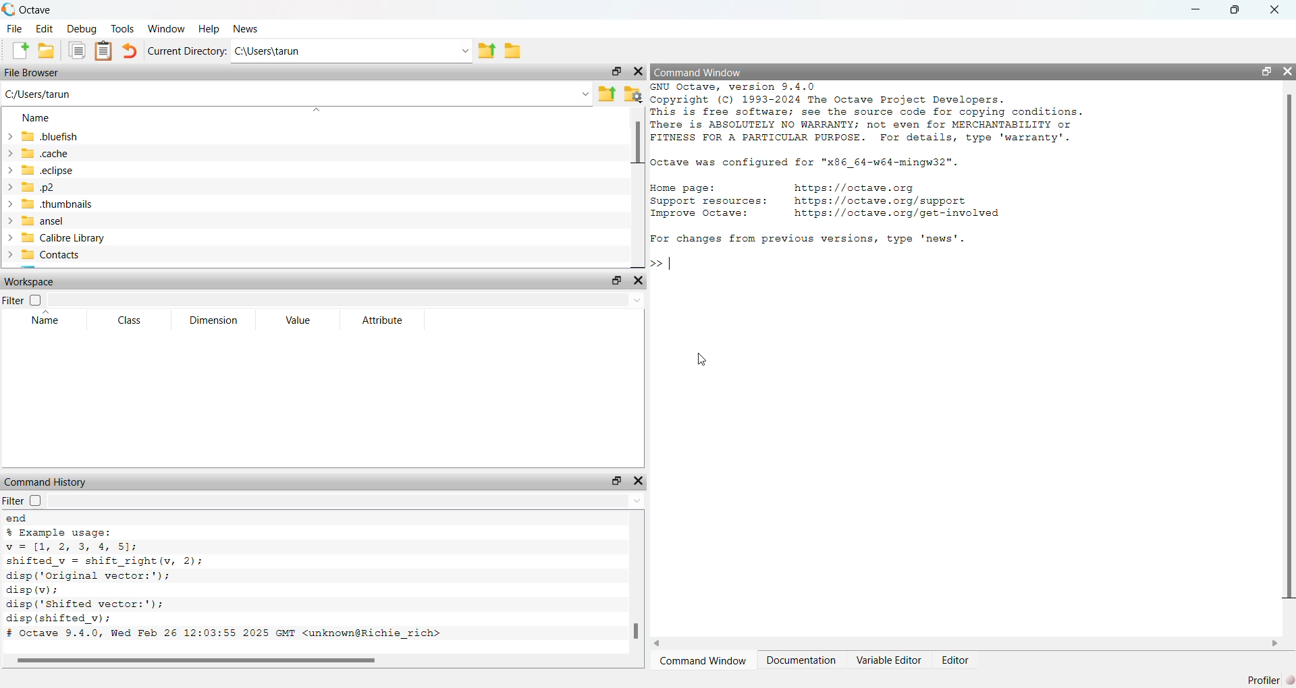 The image size is (1296, 688). Describe the element at coordinates (654, 261) in the screenshot. I see `prompt cursor` at that location.